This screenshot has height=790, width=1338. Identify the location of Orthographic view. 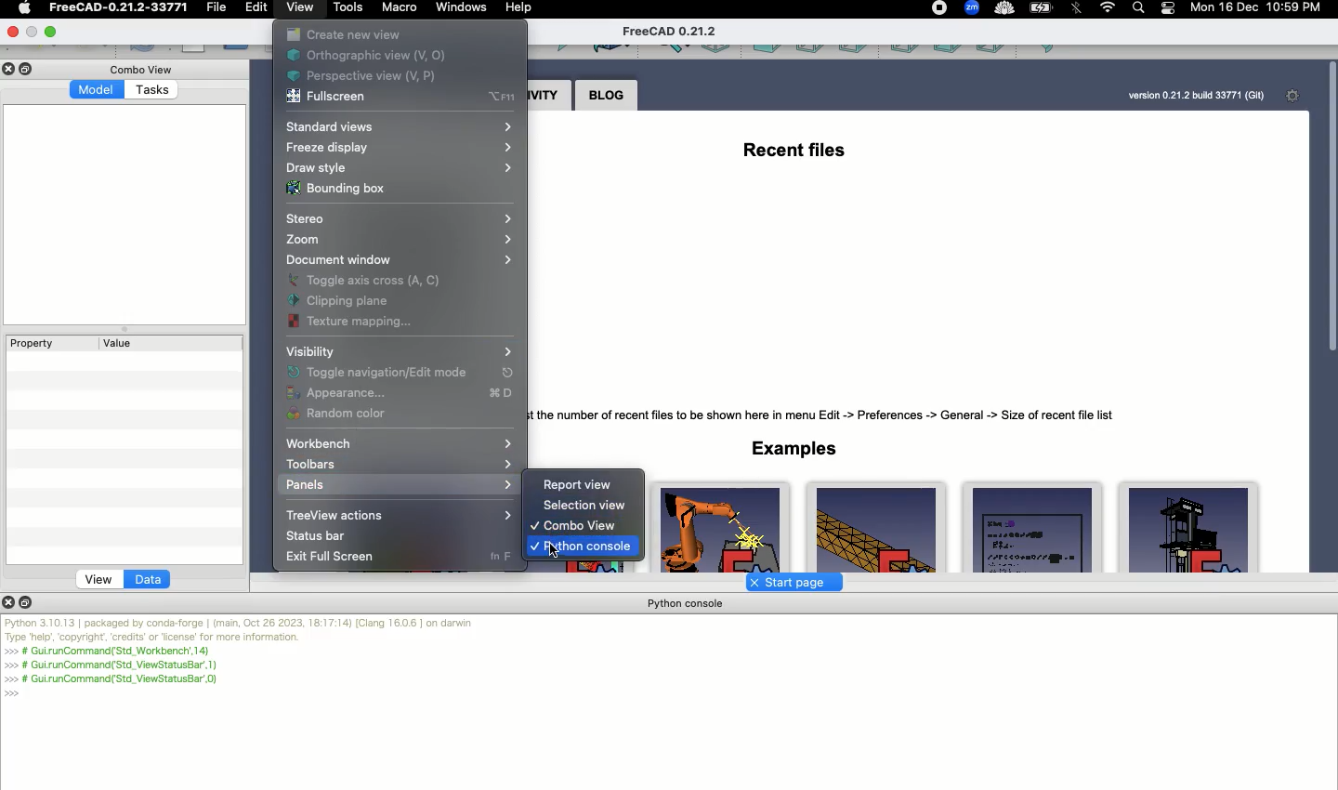
(374, 57).